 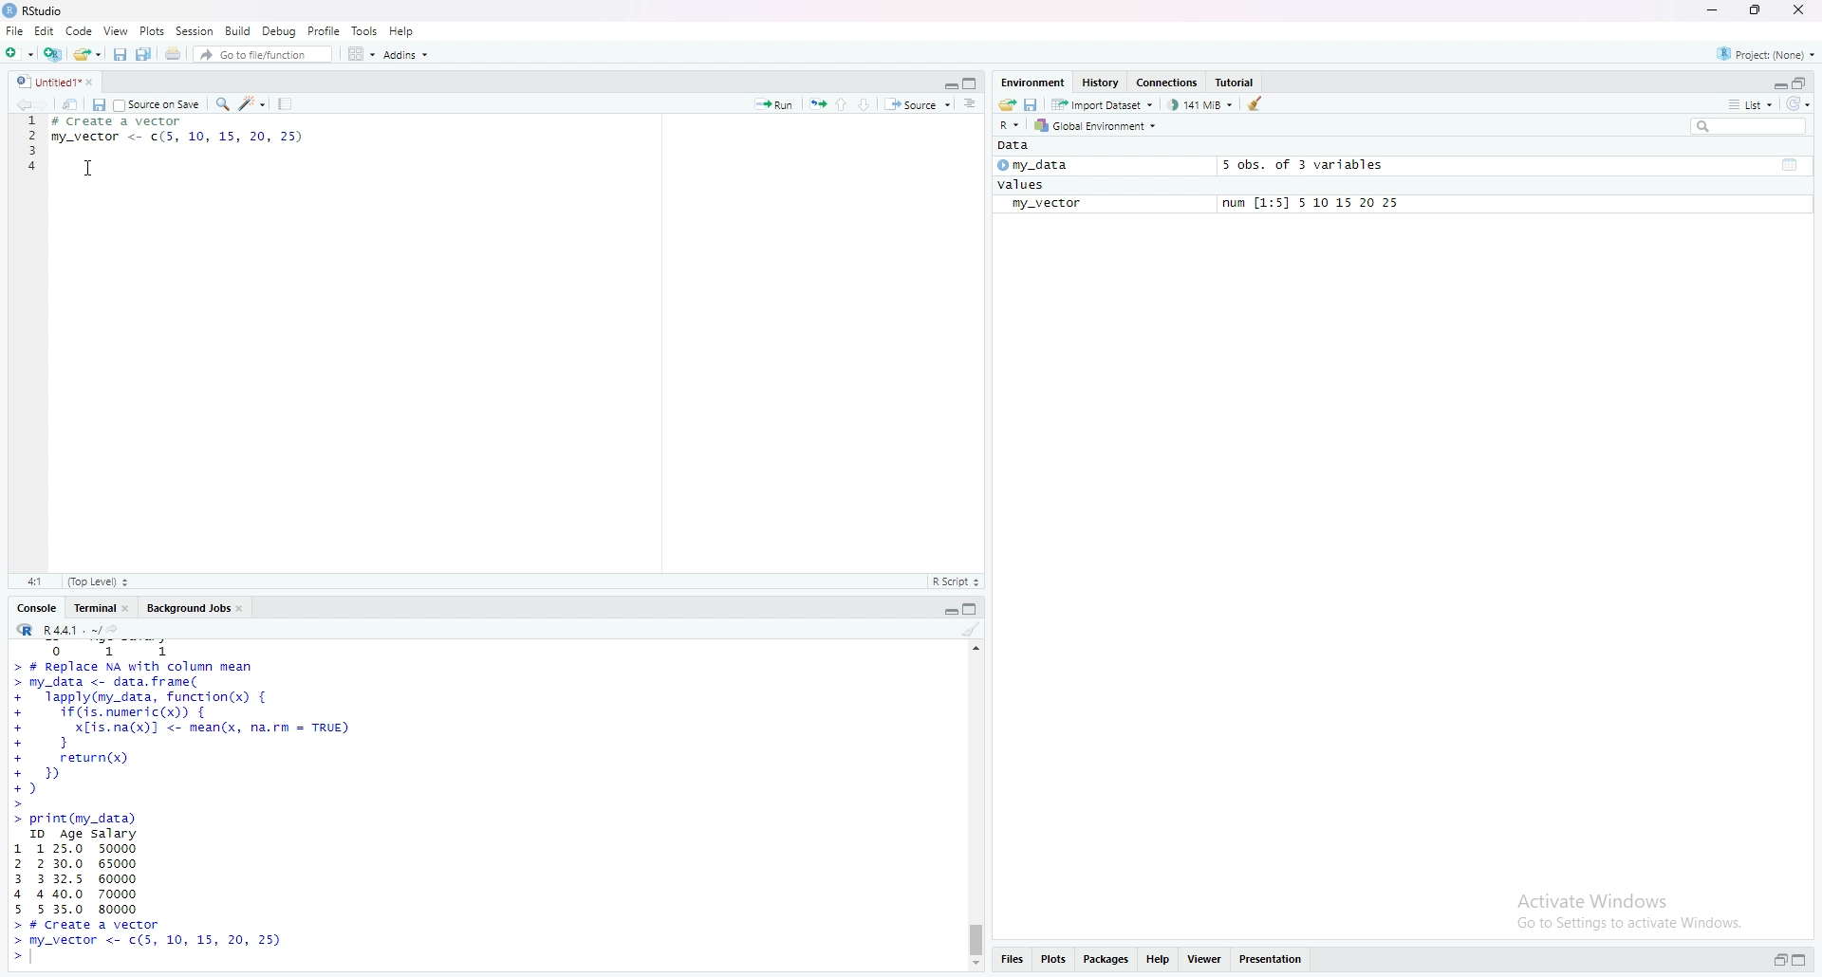 I want to click on build, so click(x=238, y=30).